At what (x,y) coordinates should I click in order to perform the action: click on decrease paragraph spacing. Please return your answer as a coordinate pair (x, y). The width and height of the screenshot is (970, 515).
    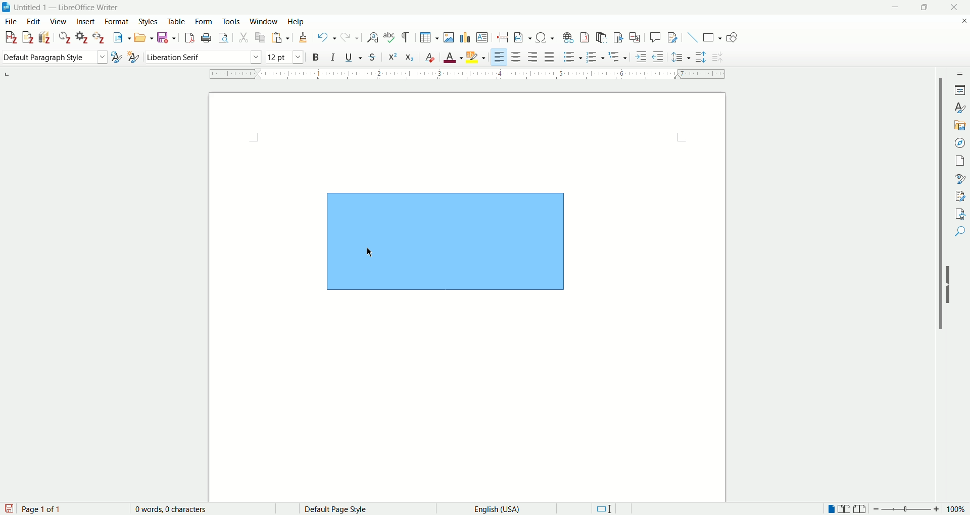
    Looking at the image, I should click on (718, 57).